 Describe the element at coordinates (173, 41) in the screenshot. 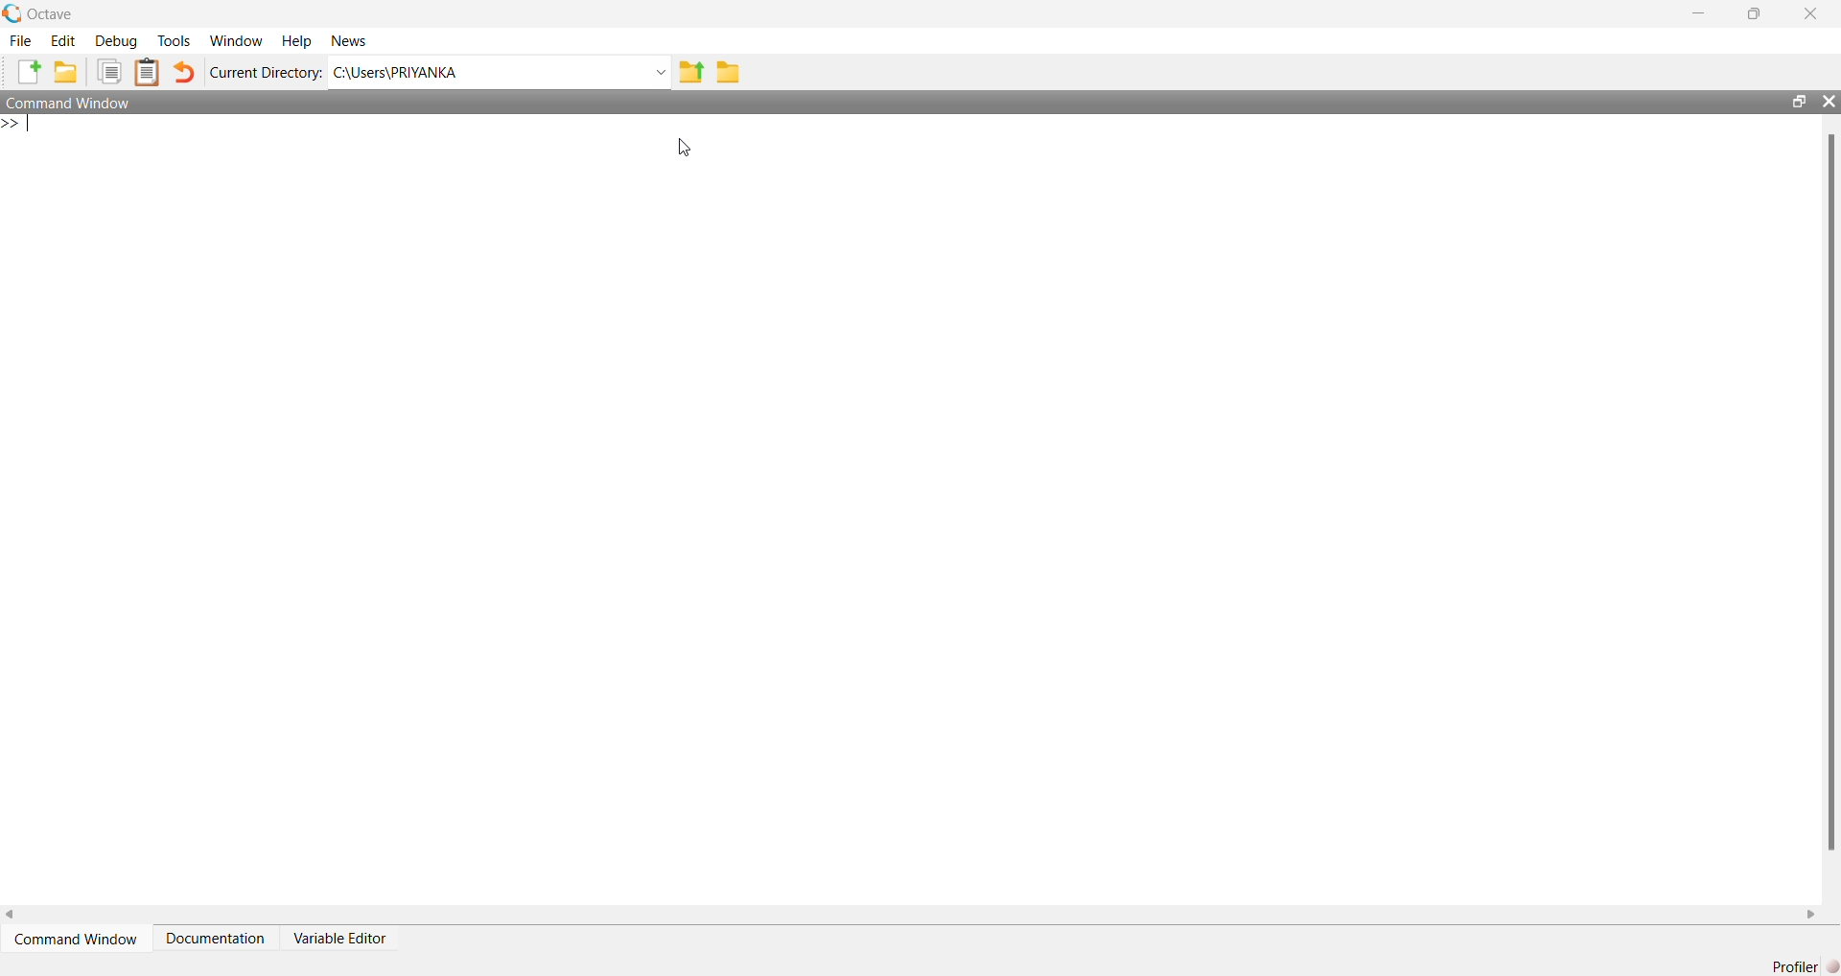

I see `tools` at that location.